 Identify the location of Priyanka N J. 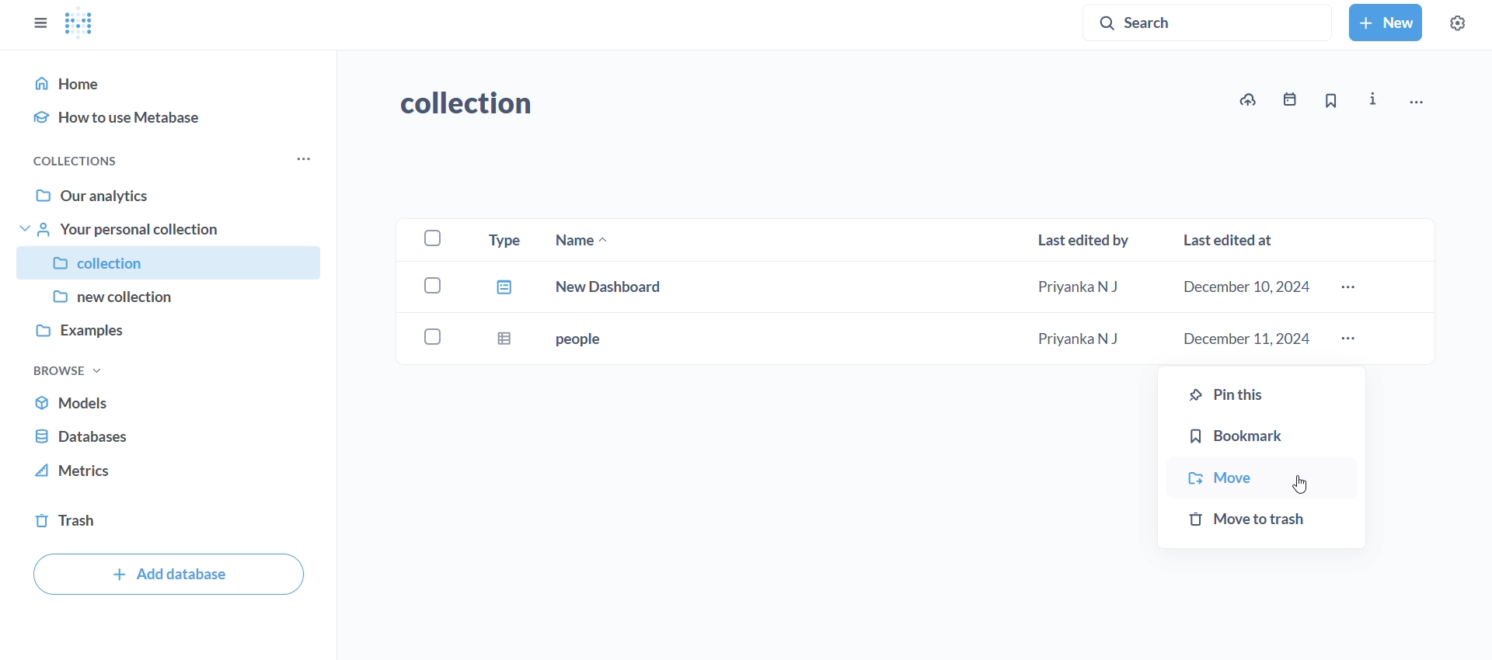
(1079, 338).